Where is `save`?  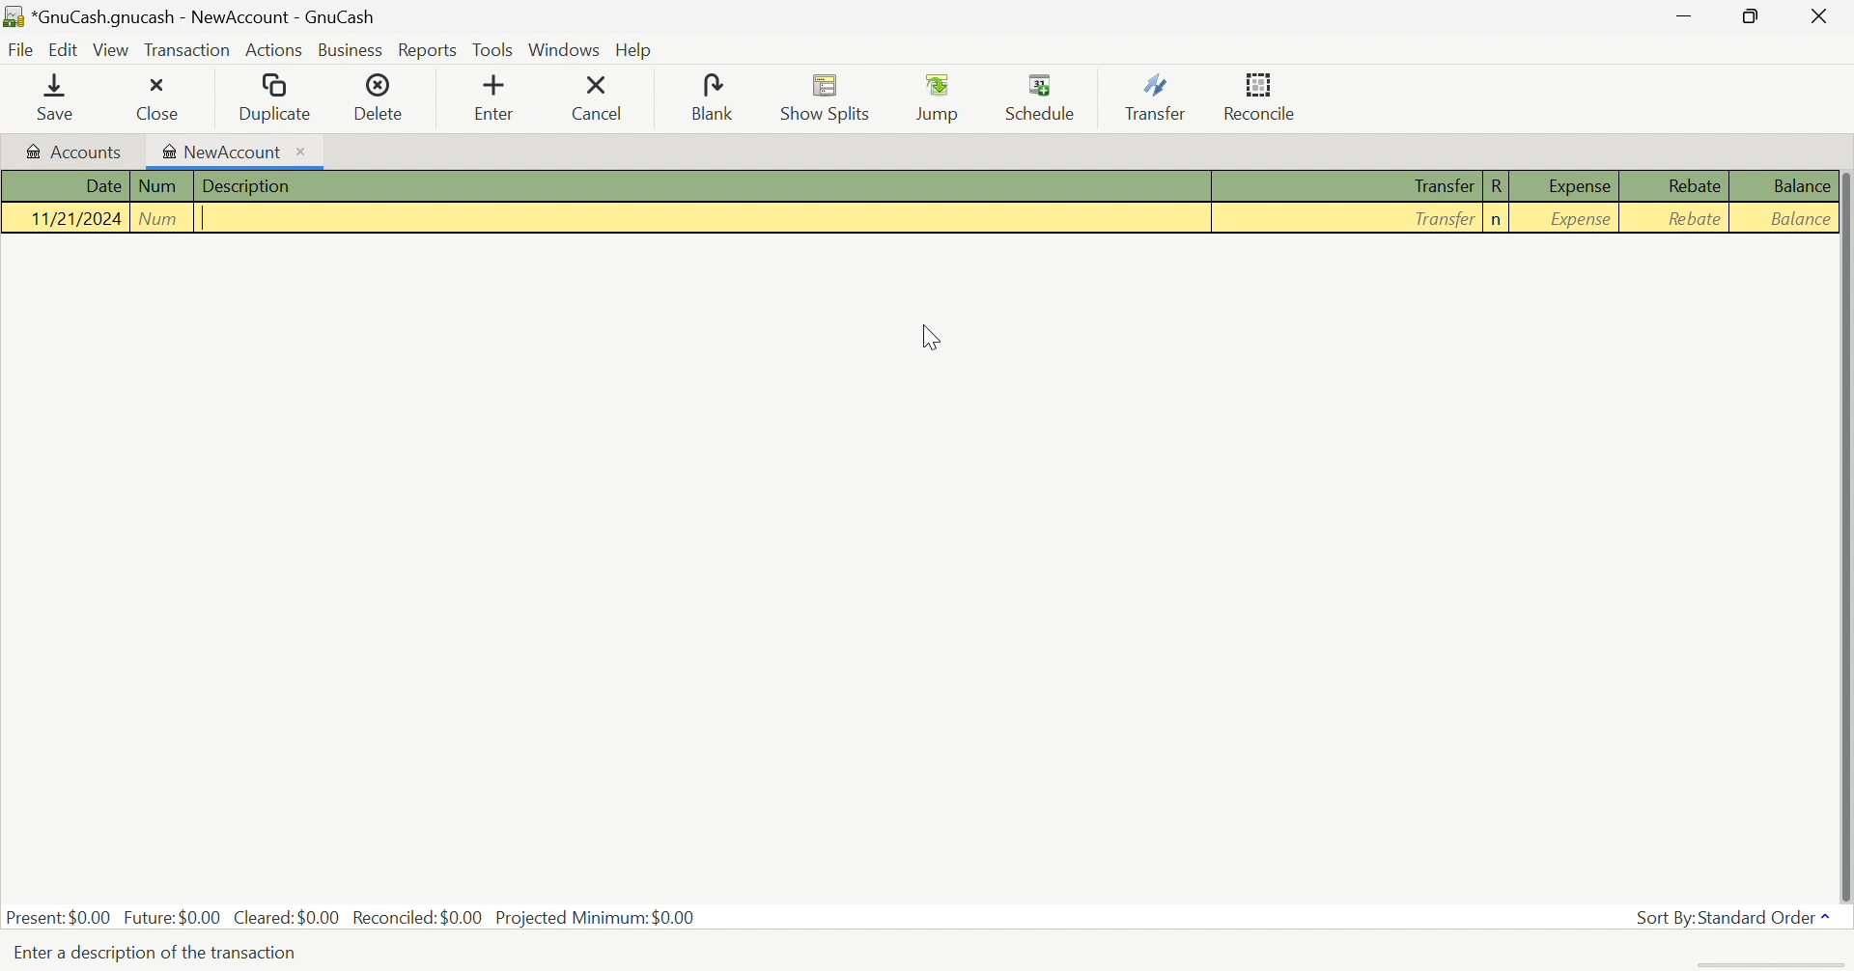 save is located at coordinates (62, 97).